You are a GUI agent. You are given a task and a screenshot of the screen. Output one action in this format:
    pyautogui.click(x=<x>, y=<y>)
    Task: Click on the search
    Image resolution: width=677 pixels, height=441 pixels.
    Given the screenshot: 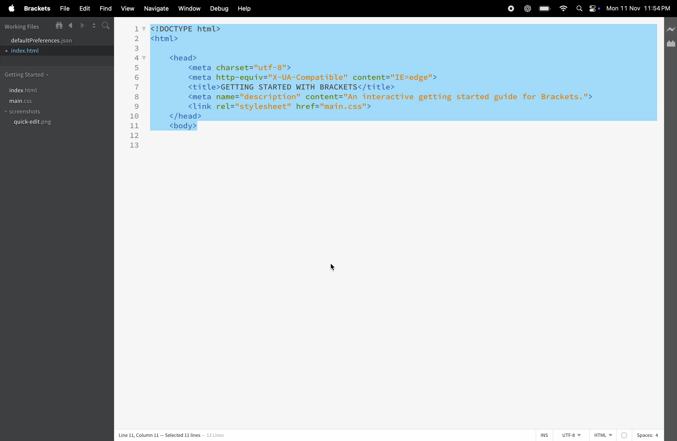 What is the action you would take?
    pyautogui.click(x=105, y=26)
    